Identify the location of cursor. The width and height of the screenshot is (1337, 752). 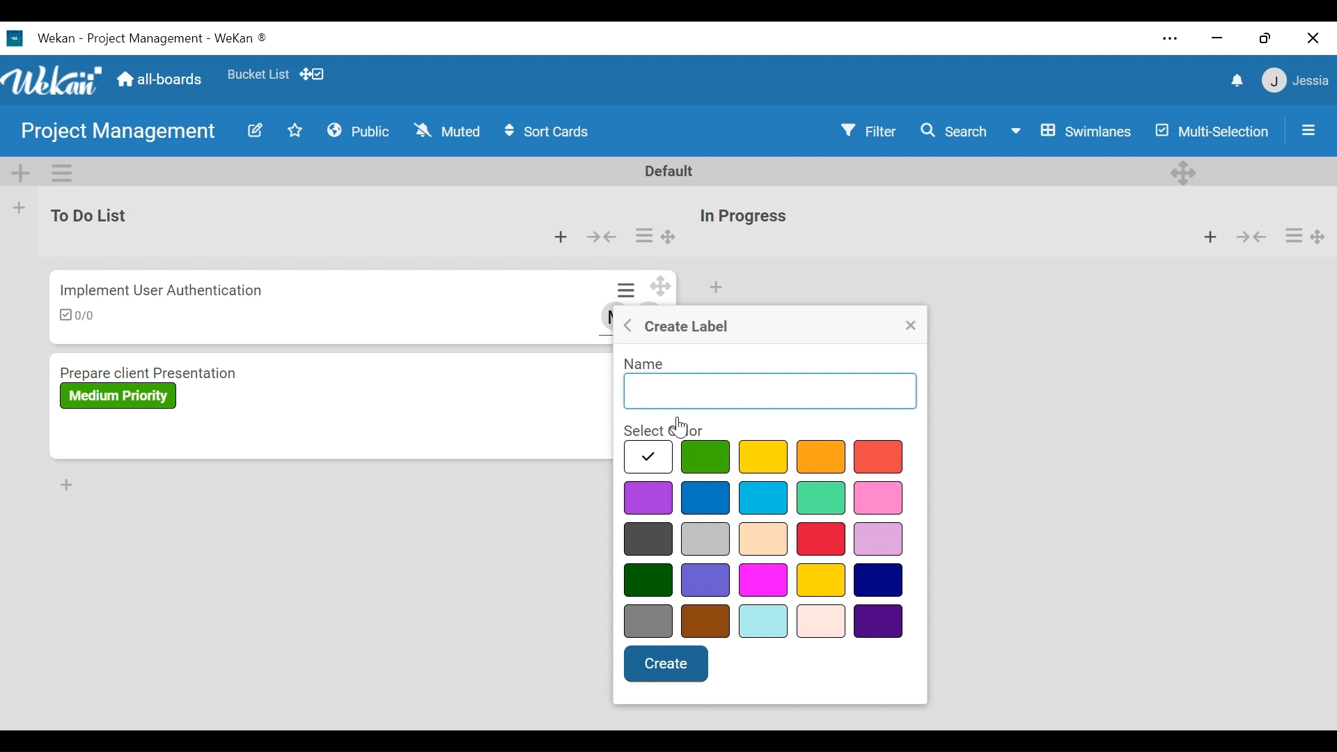
(876, 460).